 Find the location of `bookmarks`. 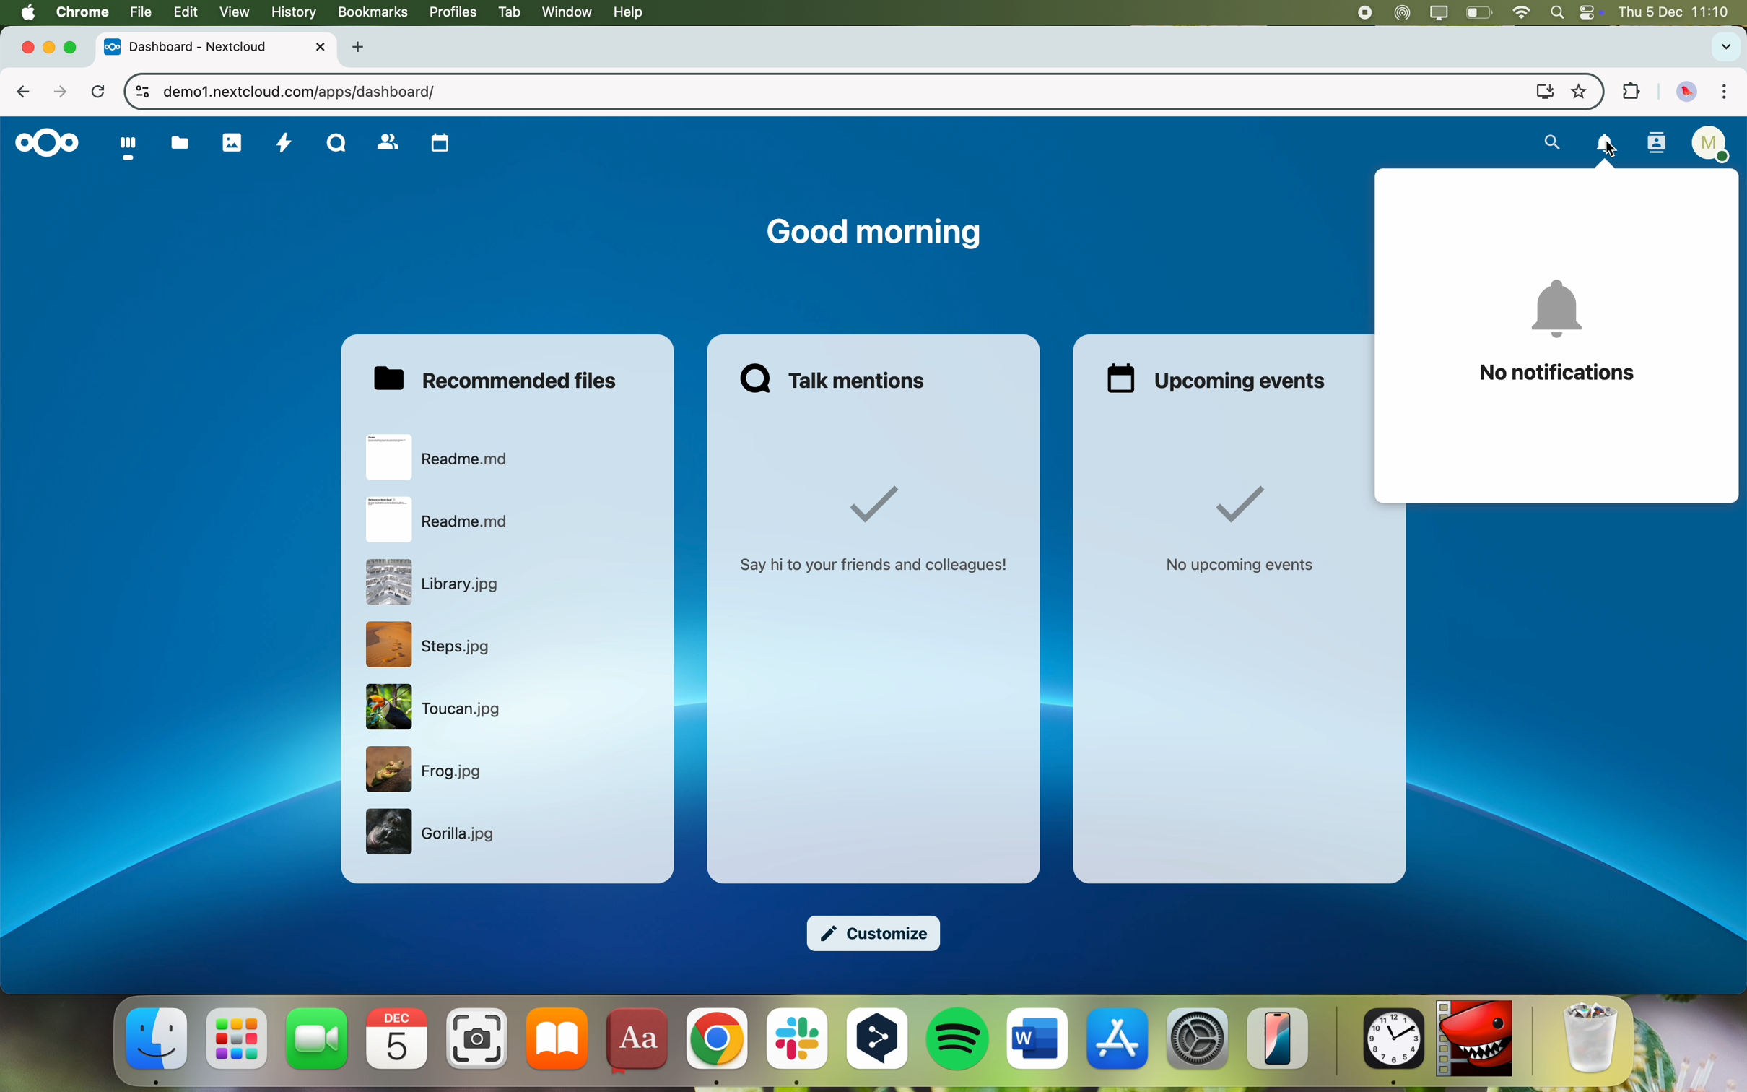

bookmarks is located at coordinates (371, 12).